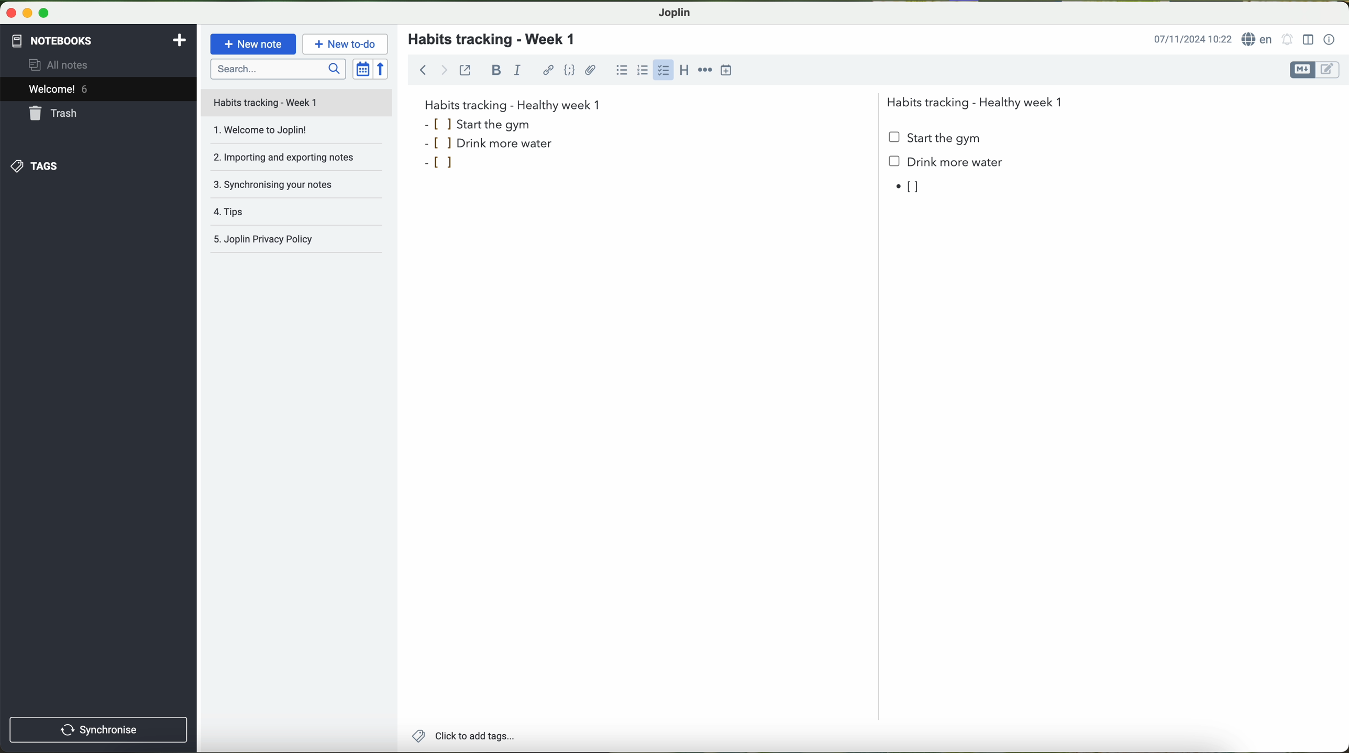  What do you see at coordinates (1192, 38) in the screenshot?
I see `date and hour` at bounding box center [1192, 38].